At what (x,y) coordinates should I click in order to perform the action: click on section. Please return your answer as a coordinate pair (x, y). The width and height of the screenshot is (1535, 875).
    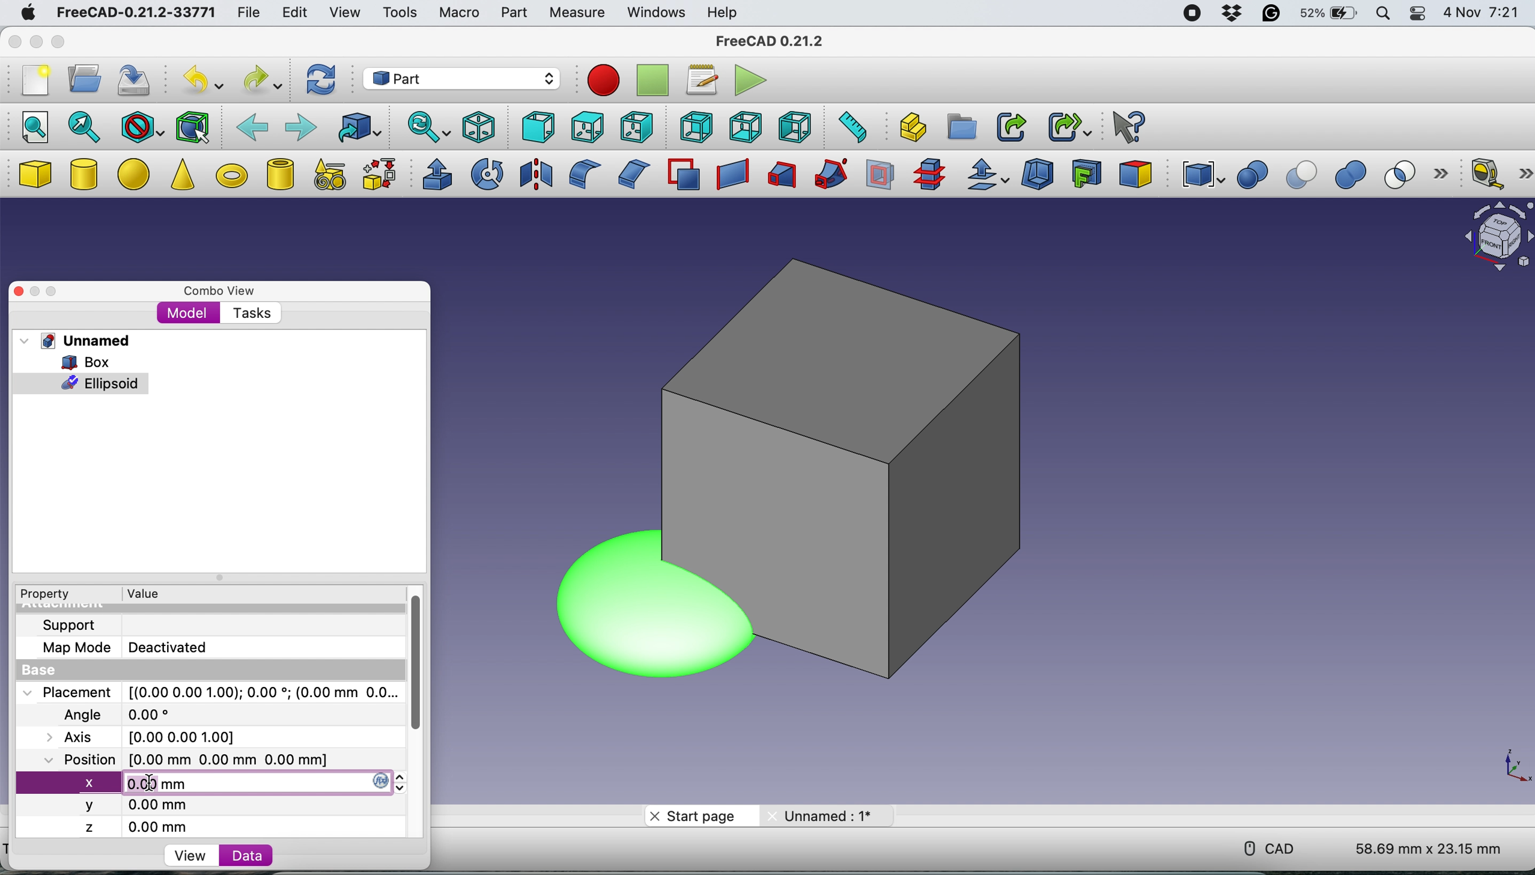
    Looking at the image, I should click on (881, 178).